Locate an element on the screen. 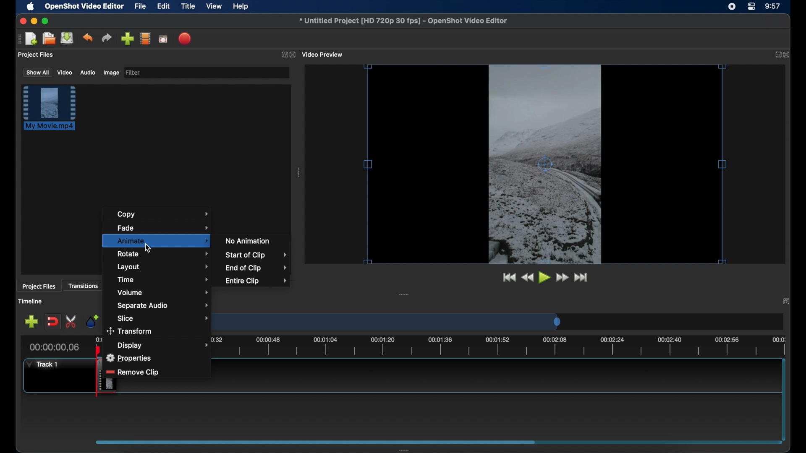  no animation is located at coordinates (248, 240).